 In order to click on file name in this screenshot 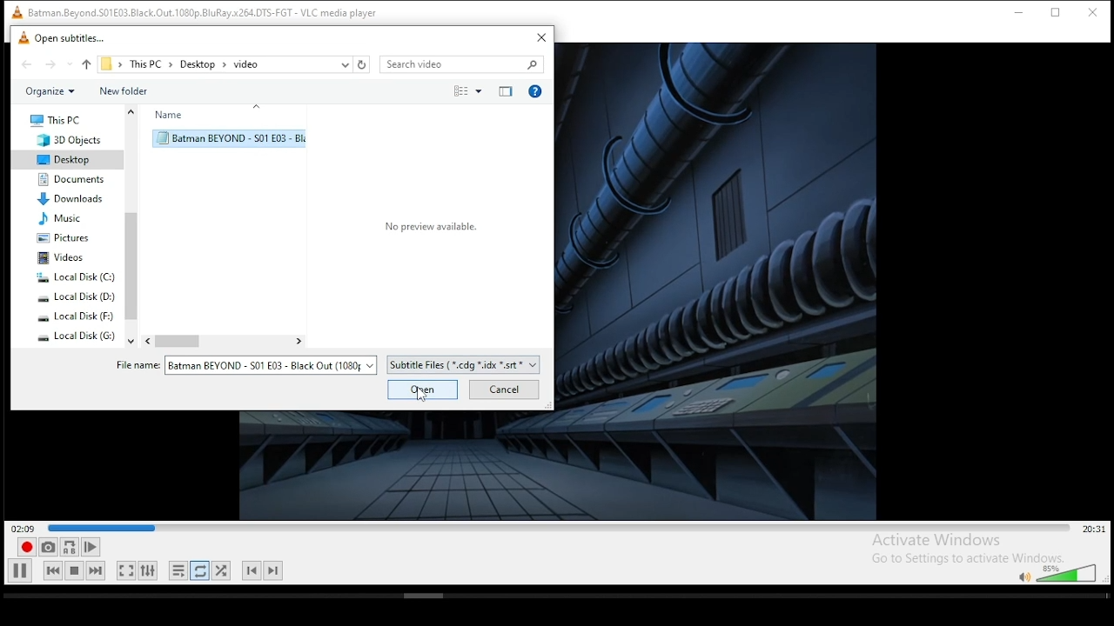, I will do `click(136, 366)`.